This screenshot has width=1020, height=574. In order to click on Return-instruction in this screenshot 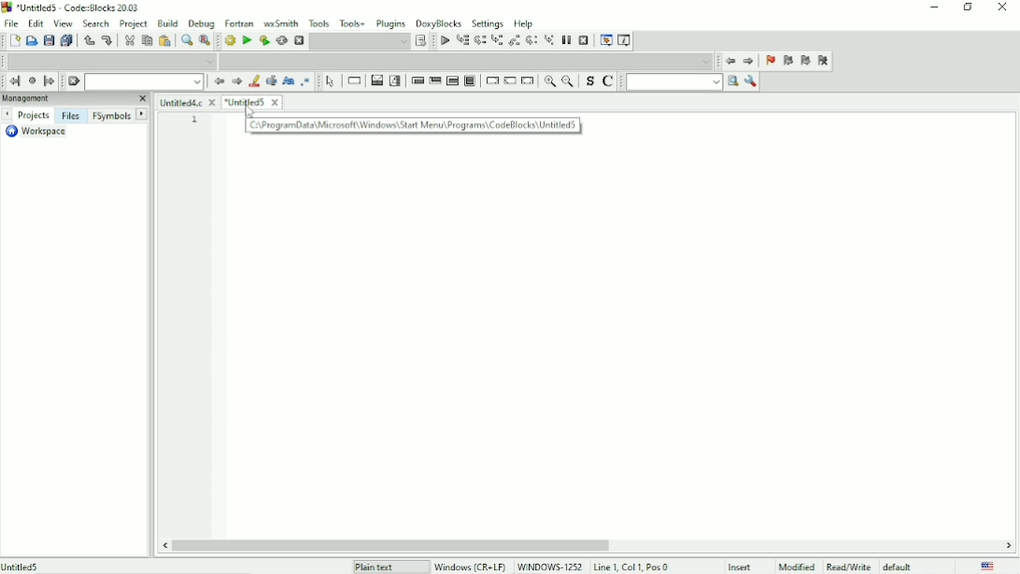, I will do `click(528, 80)`.